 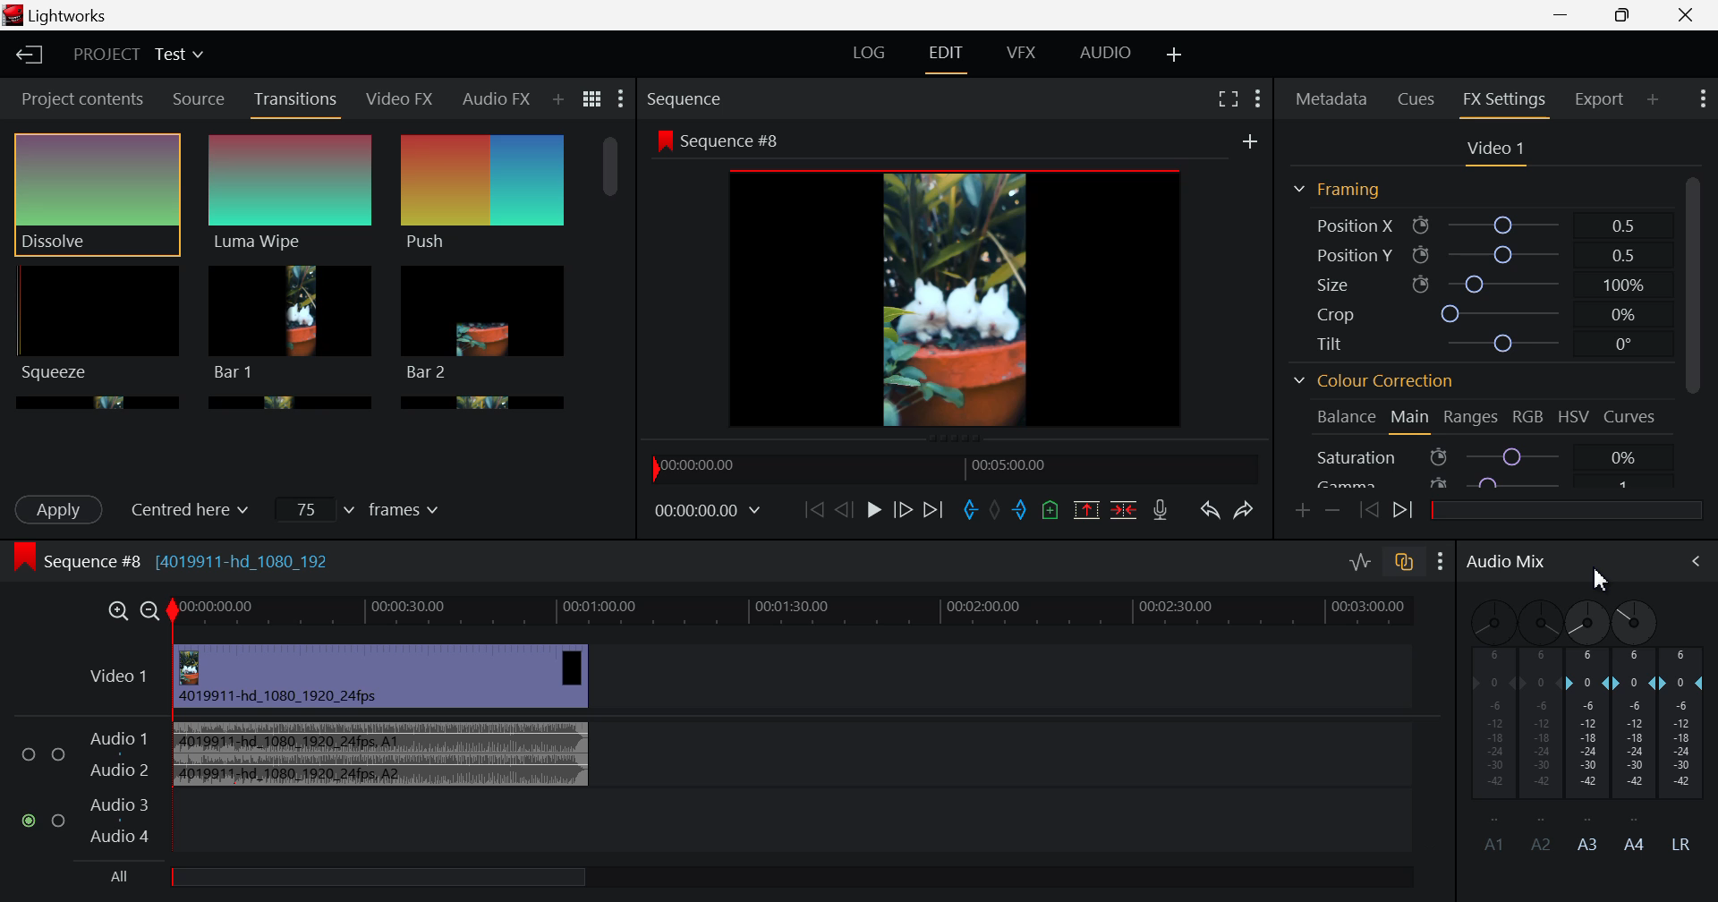 I want to click on Apply, so click(x=61, y=509).